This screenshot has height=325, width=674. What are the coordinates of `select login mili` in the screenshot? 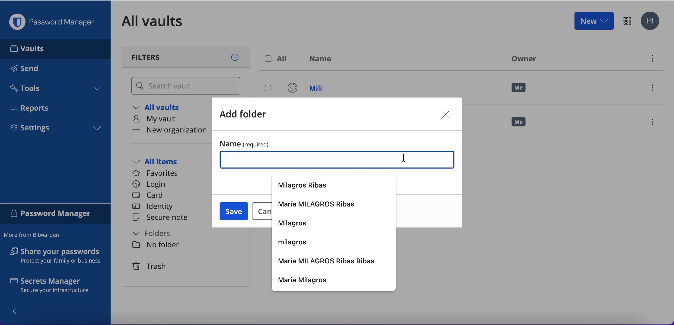 It's located at (269, 89).